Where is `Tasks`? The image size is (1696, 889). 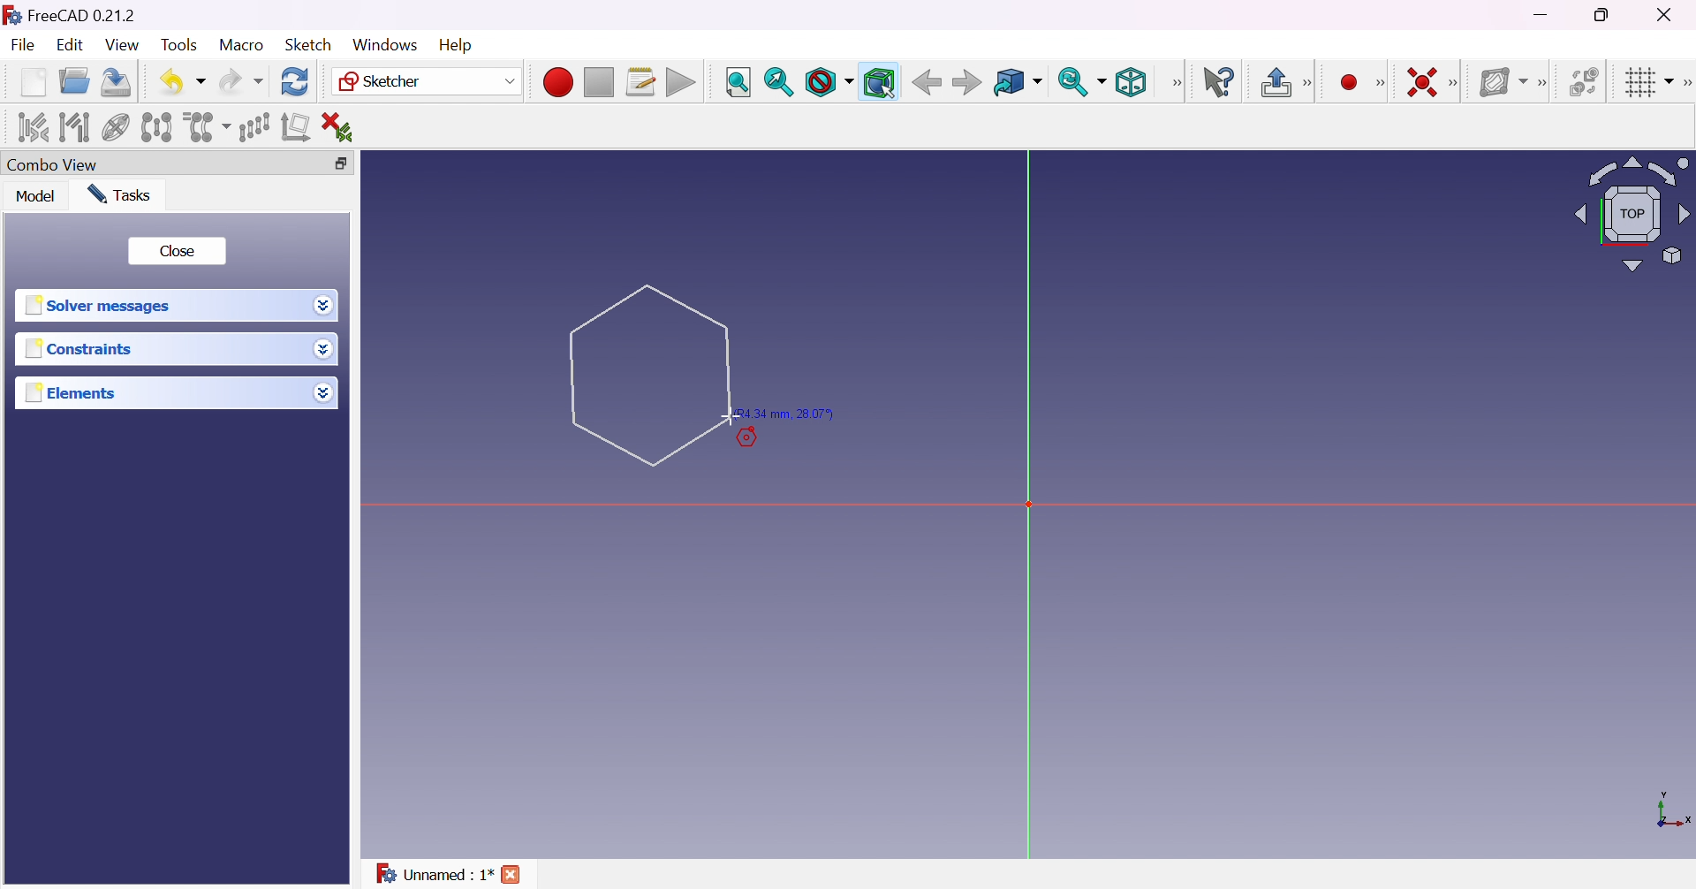 Tasks is located at coordinates (123, 195).